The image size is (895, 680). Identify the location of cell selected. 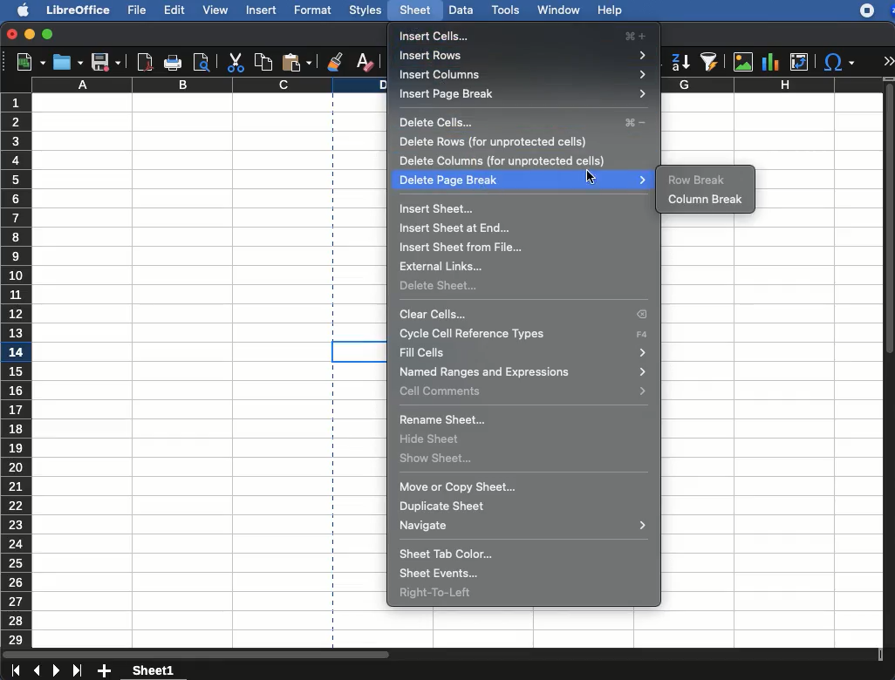
(358, 351).